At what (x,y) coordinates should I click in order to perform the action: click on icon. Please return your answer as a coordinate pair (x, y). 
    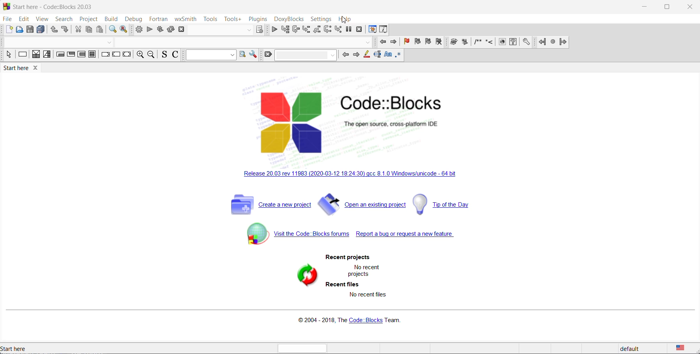
    Looking at the image, I should click on (454, 42).